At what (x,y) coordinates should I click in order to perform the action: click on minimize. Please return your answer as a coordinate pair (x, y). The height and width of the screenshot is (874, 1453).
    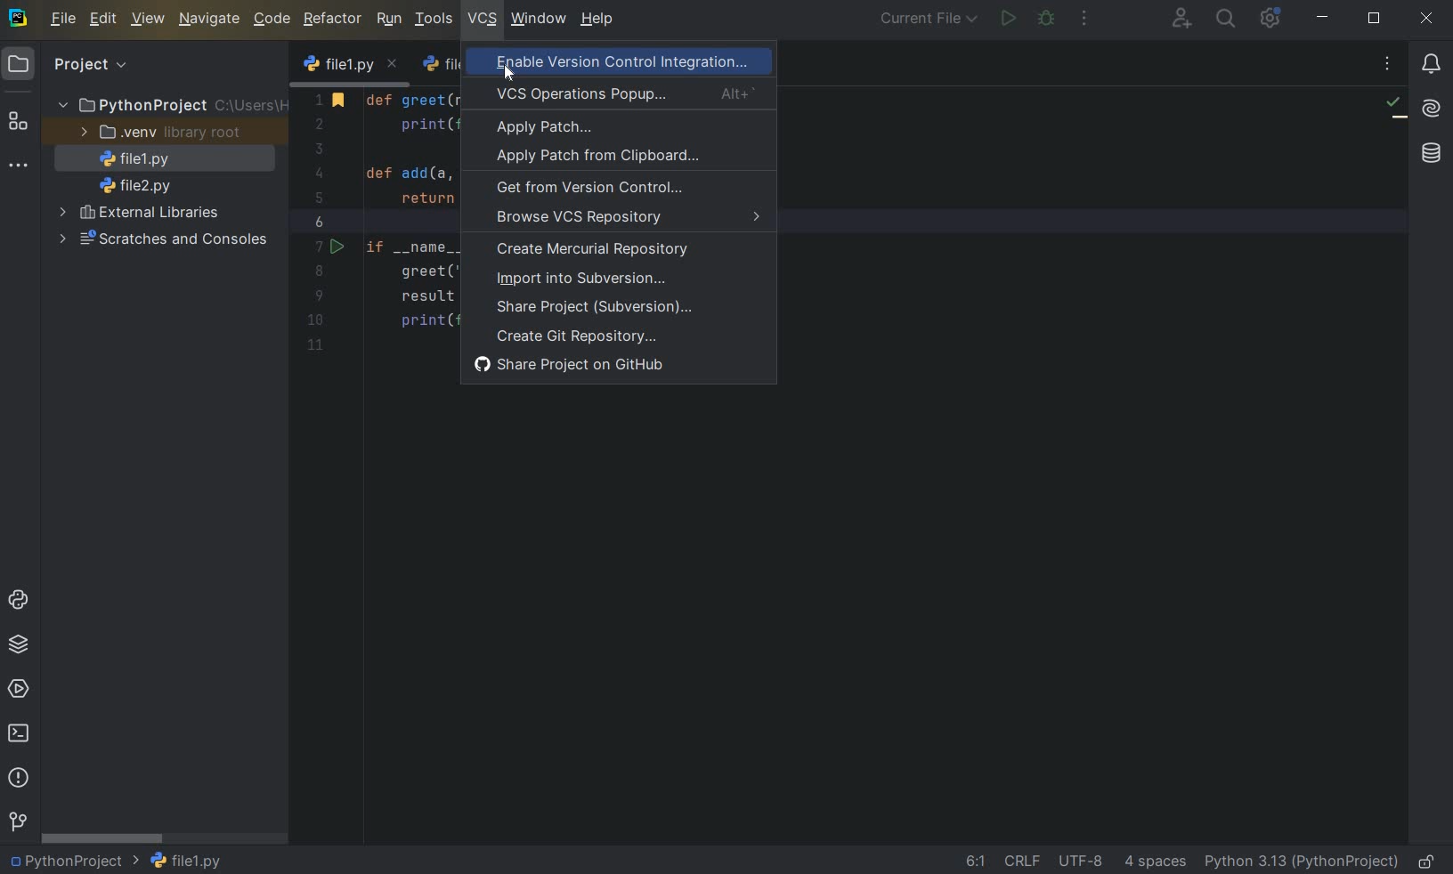
    Looking at the image, I should click on (1323, 19).